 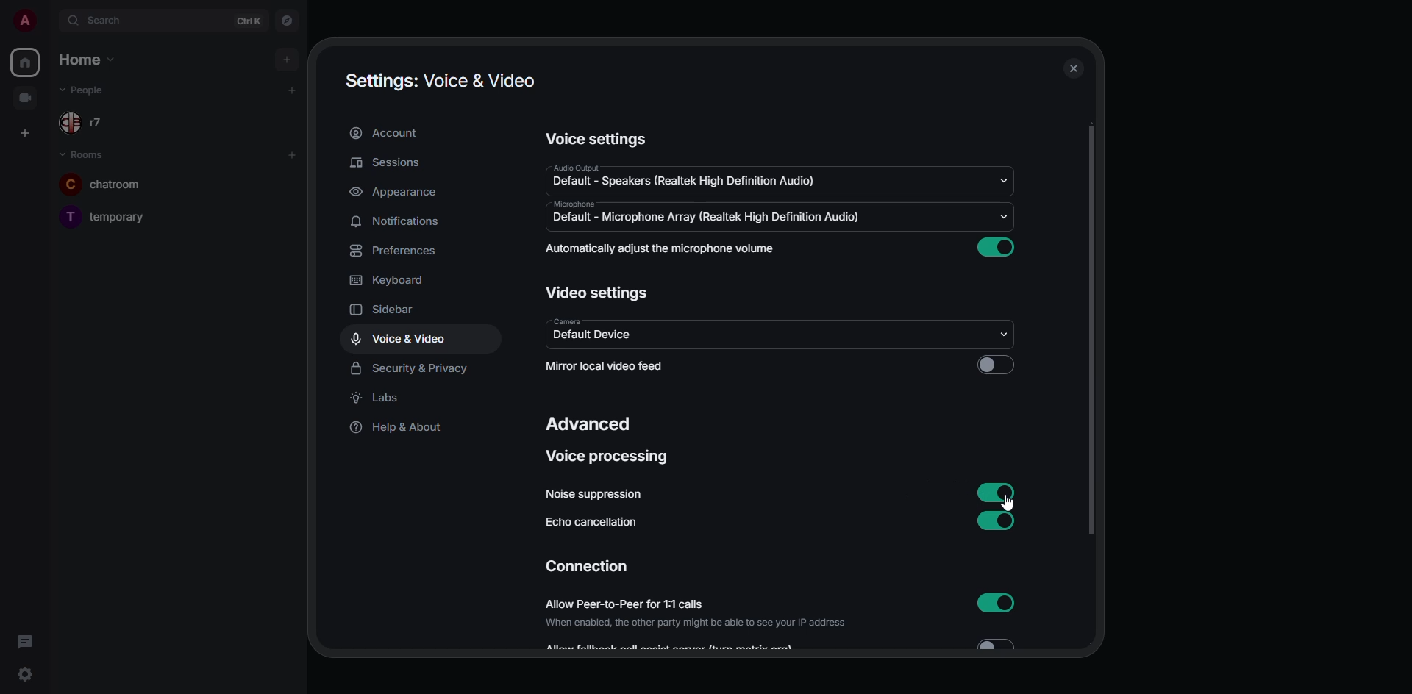 I want to click on temporary, so click(x=104, y=216).